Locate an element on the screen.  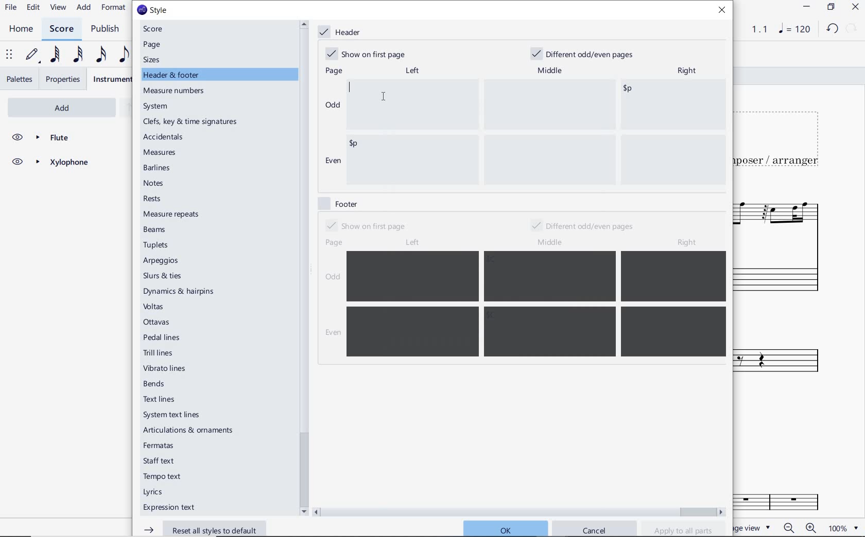
odd is located at coordinates (333, 104).